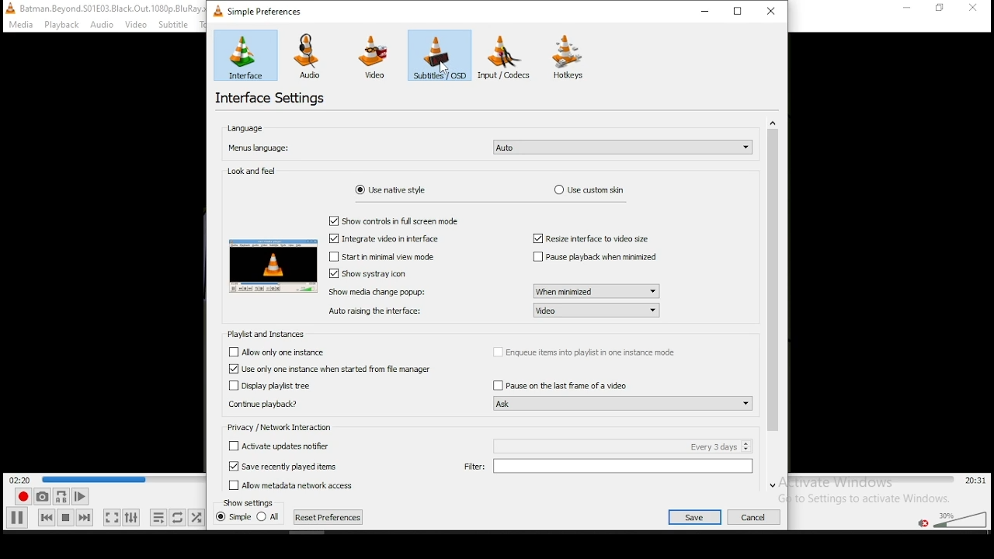 This screenshot has height=559, width=994. Describe the element at coordinates (158, 517) in the screenshot. I see `toggle playlist` at that location.